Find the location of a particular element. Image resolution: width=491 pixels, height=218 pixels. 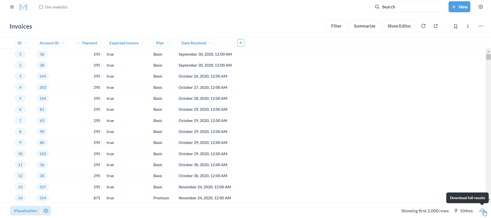

account ID is located at coordinates (50, 43).